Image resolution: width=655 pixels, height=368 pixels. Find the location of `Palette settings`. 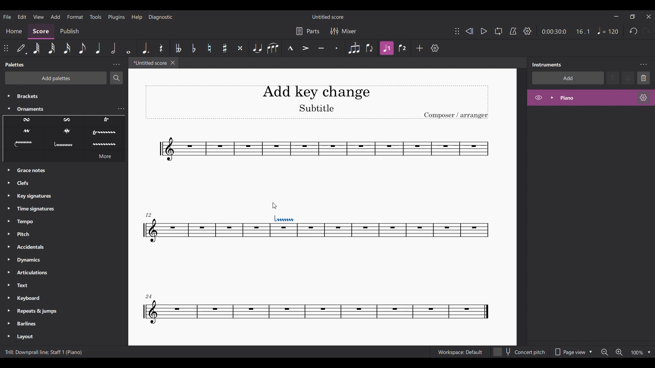

Palette settings is located at coordinates (116, 64).